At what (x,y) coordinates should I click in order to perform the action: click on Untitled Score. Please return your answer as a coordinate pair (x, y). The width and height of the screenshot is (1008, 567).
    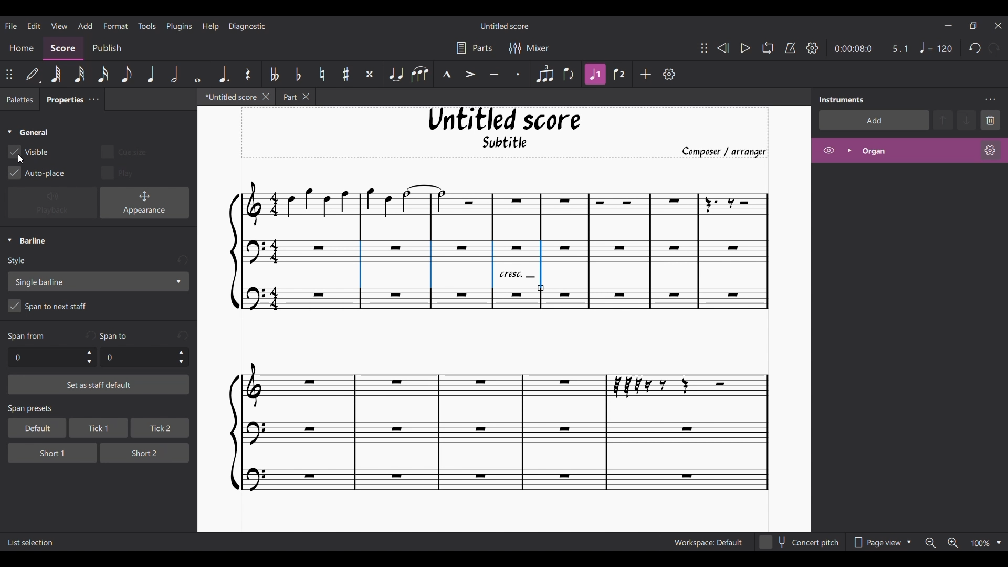
    Looking at the image, I should click on (505, 119).